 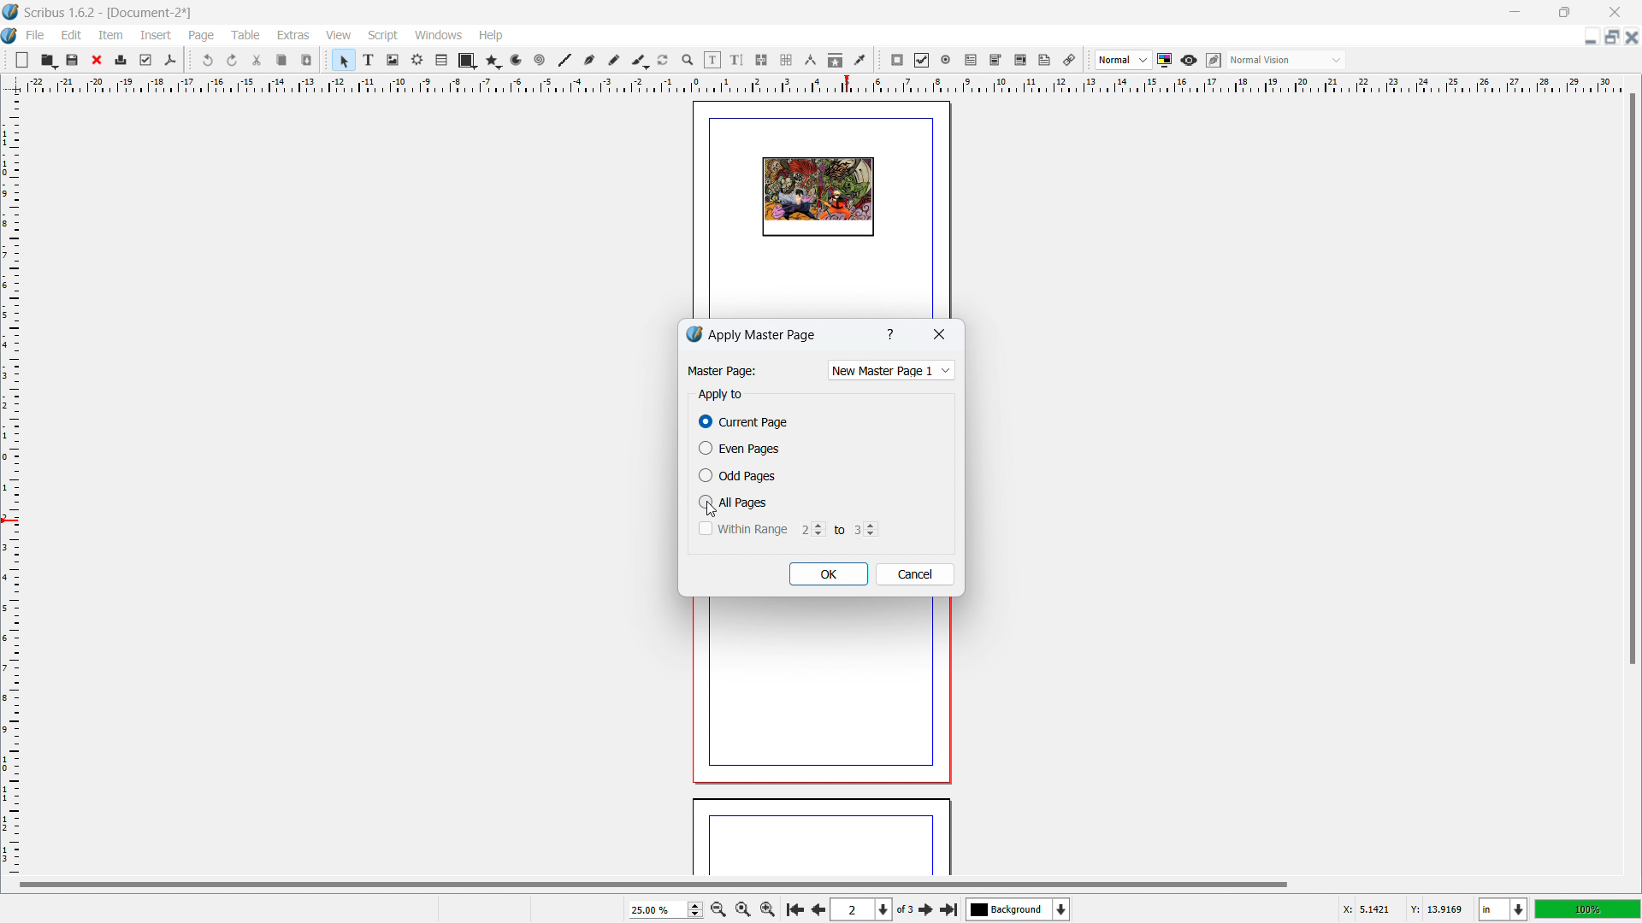 What do you see at coordinates (492, 36) in the screenshot?
I see `help` at bounding box center [492, 36].